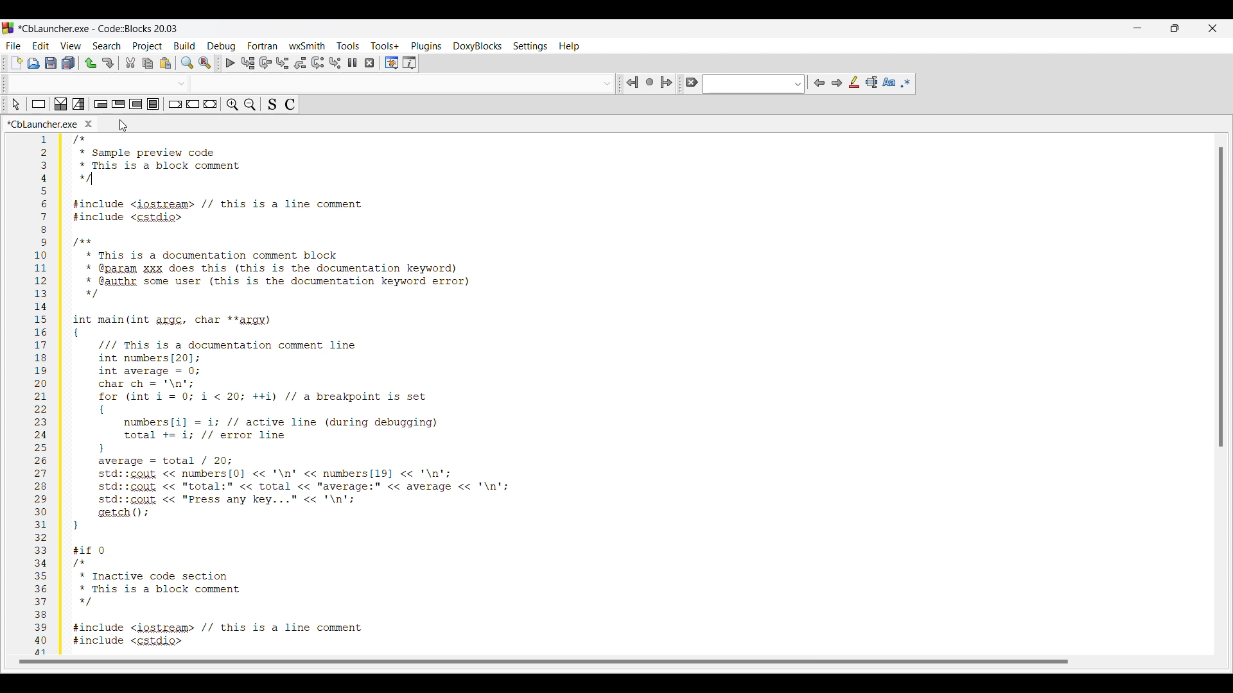  Describe the element at coordinates (91, 63) in the screenshot. I see `Undo` at that location.